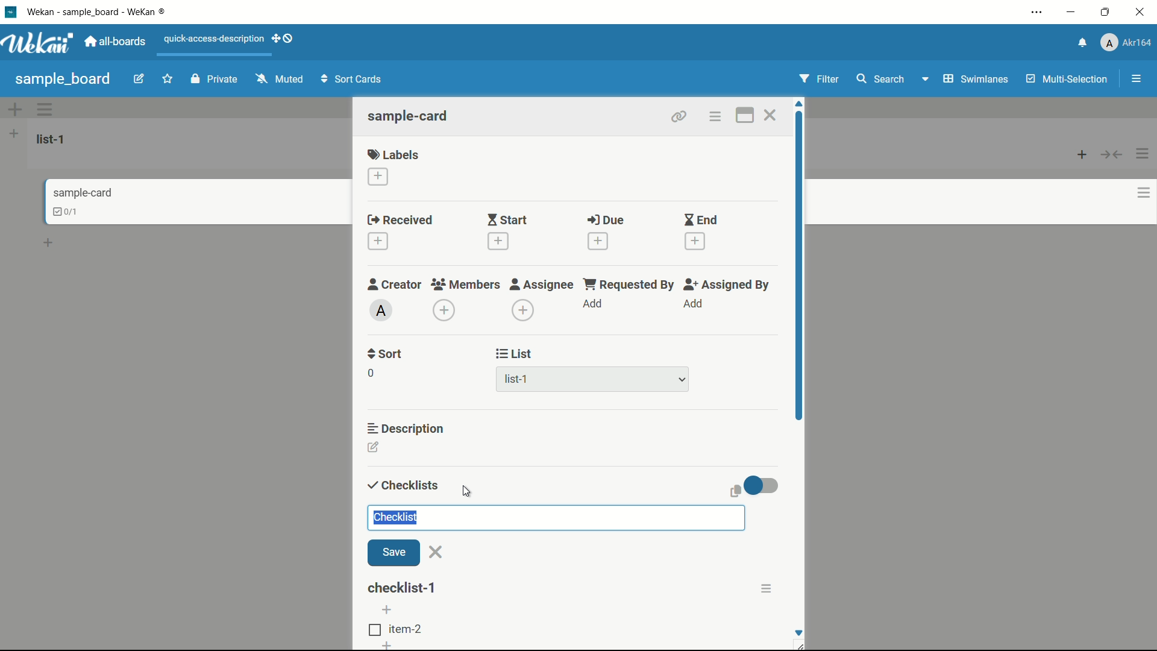  I want to click on add list, so click(14, 133).